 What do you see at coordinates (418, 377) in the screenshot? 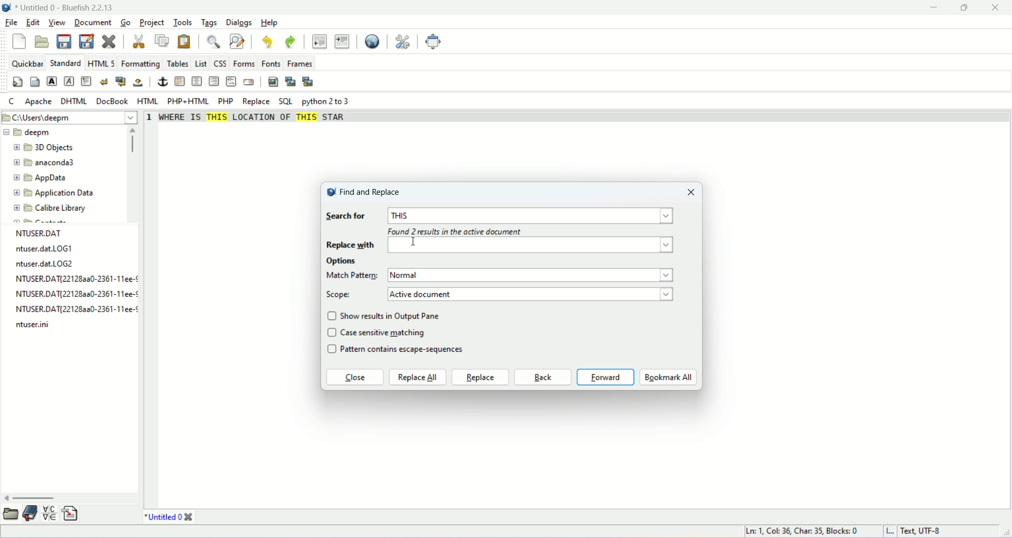
I see `replace all` at bounding box center [418, 377].